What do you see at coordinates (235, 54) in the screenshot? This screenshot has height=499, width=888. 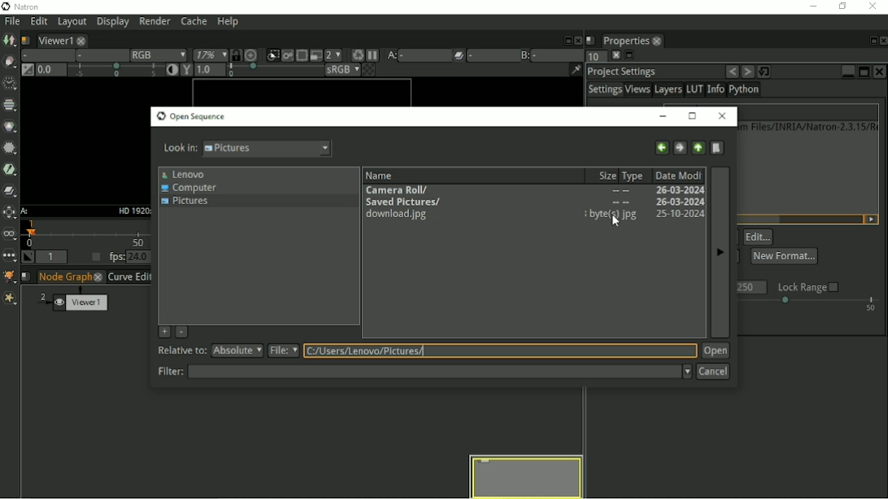 I see `Synchronize` at bounding box center [235, 54].